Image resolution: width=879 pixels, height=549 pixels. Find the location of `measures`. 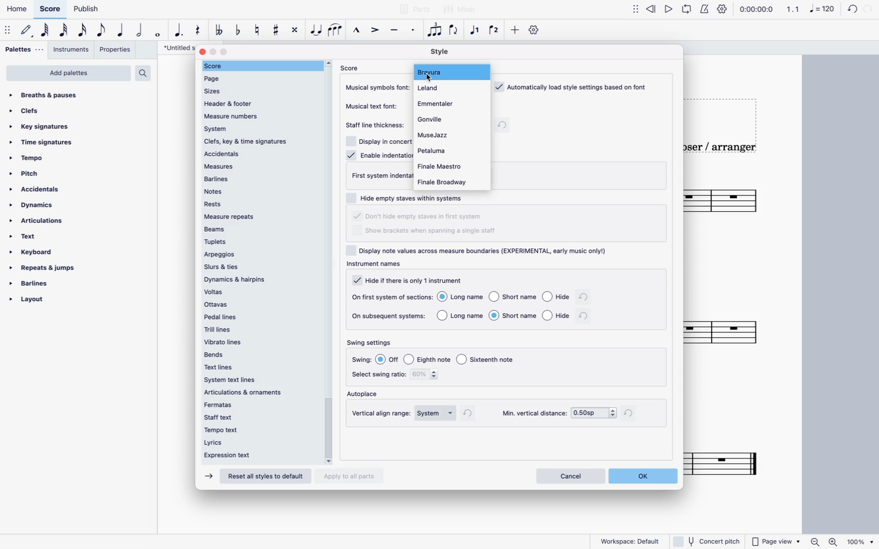

measures is located at coordinates (262, 167).